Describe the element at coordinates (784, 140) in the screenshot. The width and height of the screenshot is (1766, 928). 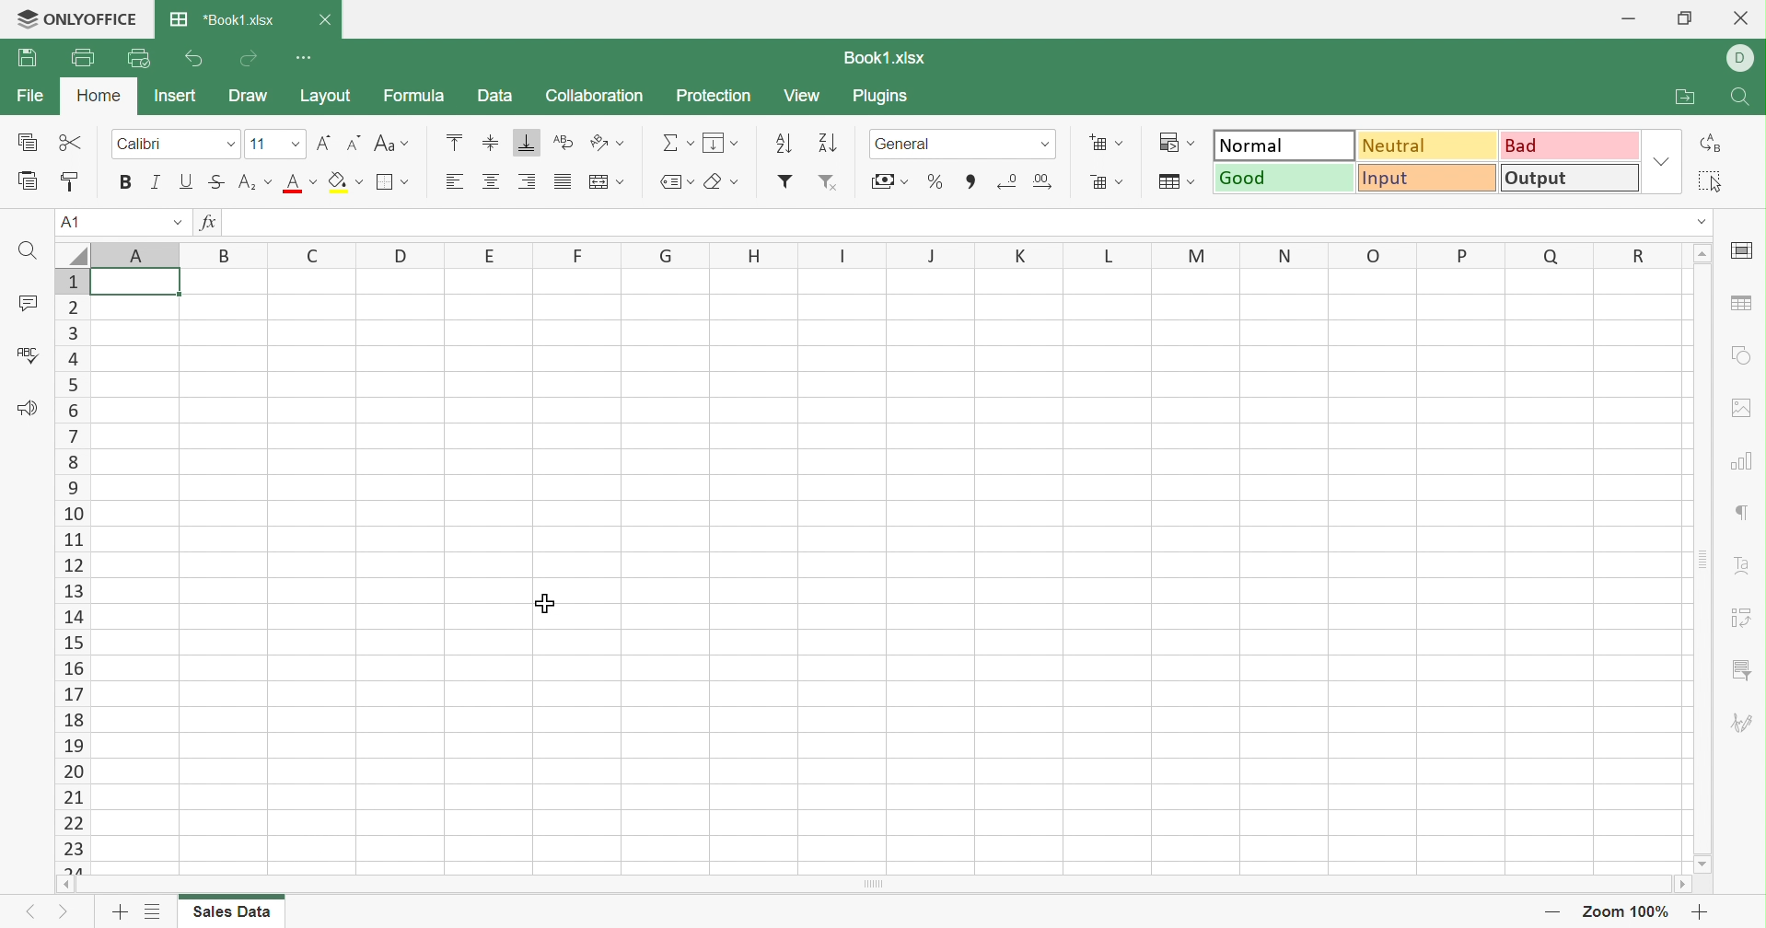
I see `Ascending order` at that location.